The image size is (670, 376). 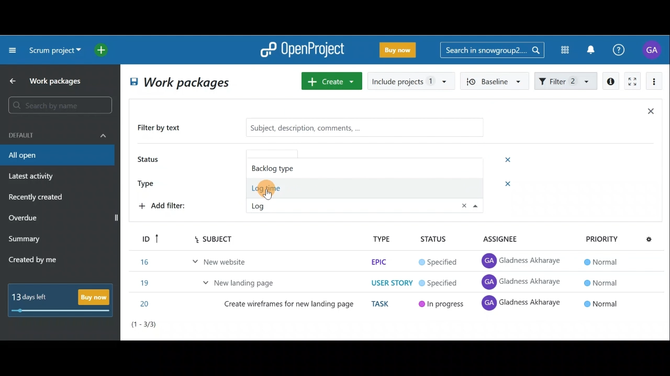 I want to click on subject, description, comments, so click(x=357, y=127).